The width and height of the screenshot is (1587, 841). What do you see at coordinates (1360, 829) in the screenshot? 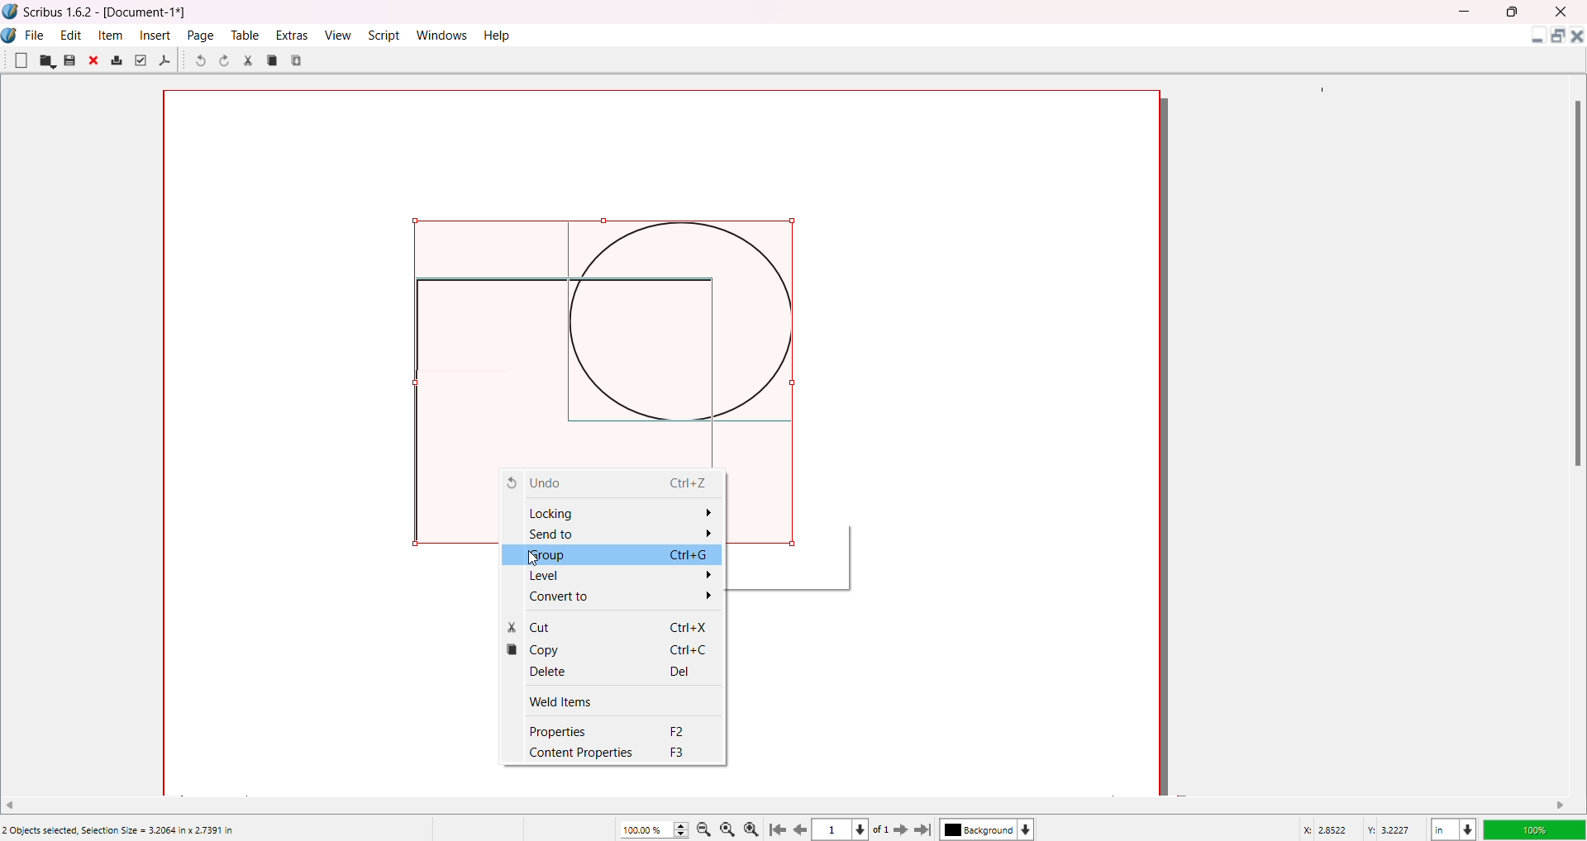
I see `Latitude/Longitude` at bounding box center [1360, 829].